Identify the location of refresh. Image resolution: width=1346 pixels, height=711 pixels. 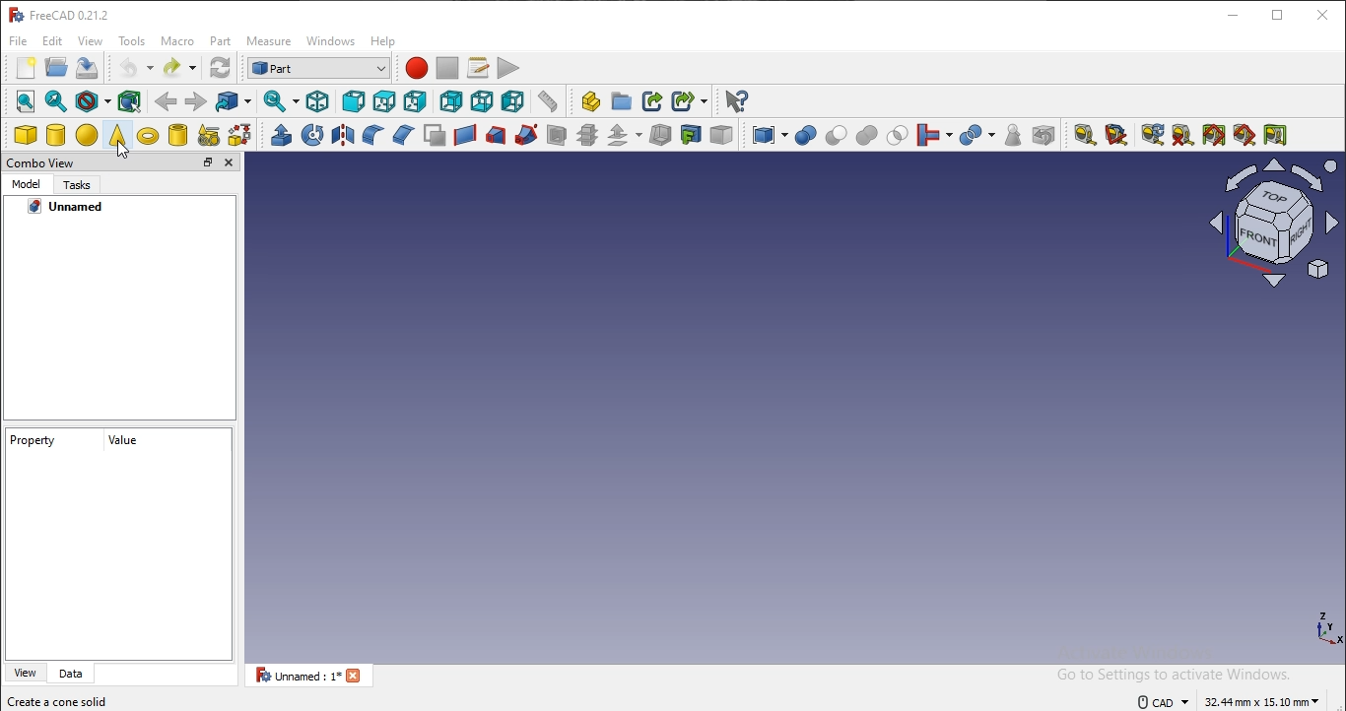
(1152, 134).